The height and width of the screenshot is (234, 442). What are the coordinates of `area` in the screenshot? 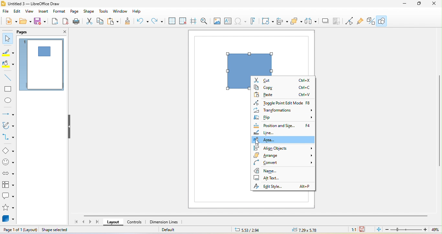 It's located at (283, 141).